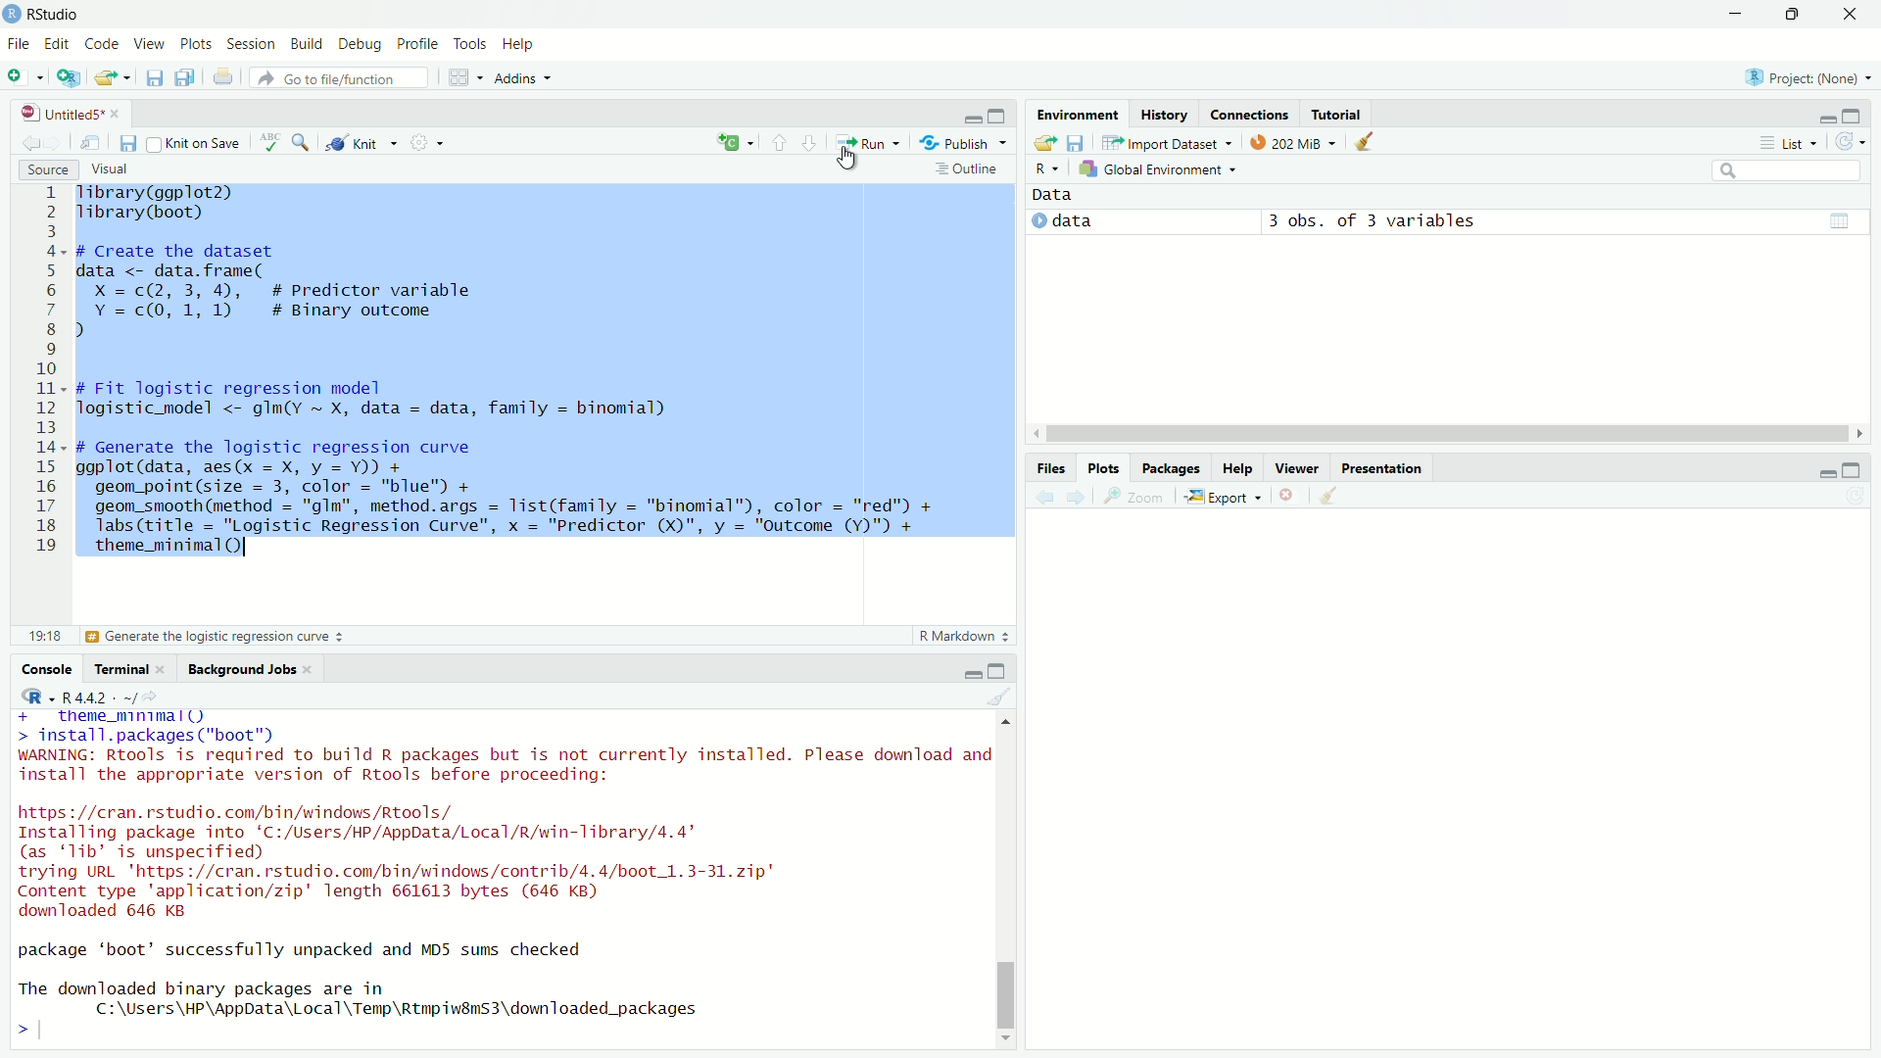 The width and height of the screenshot is (1881, 1058). What do you see at coordinates (20, 43) in the screenshot?
I see `File` at bounding box center [20, 43].